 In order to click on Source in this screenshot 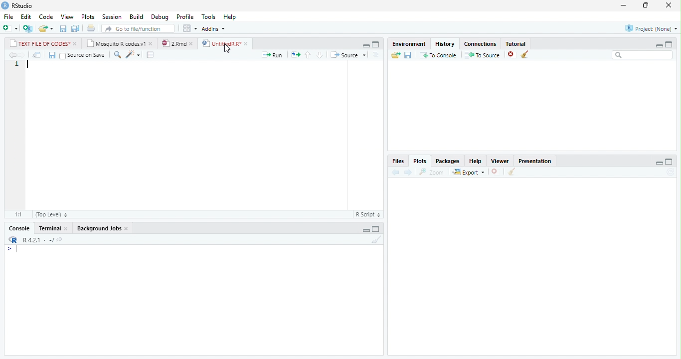, I will do `click(347, 55)`.